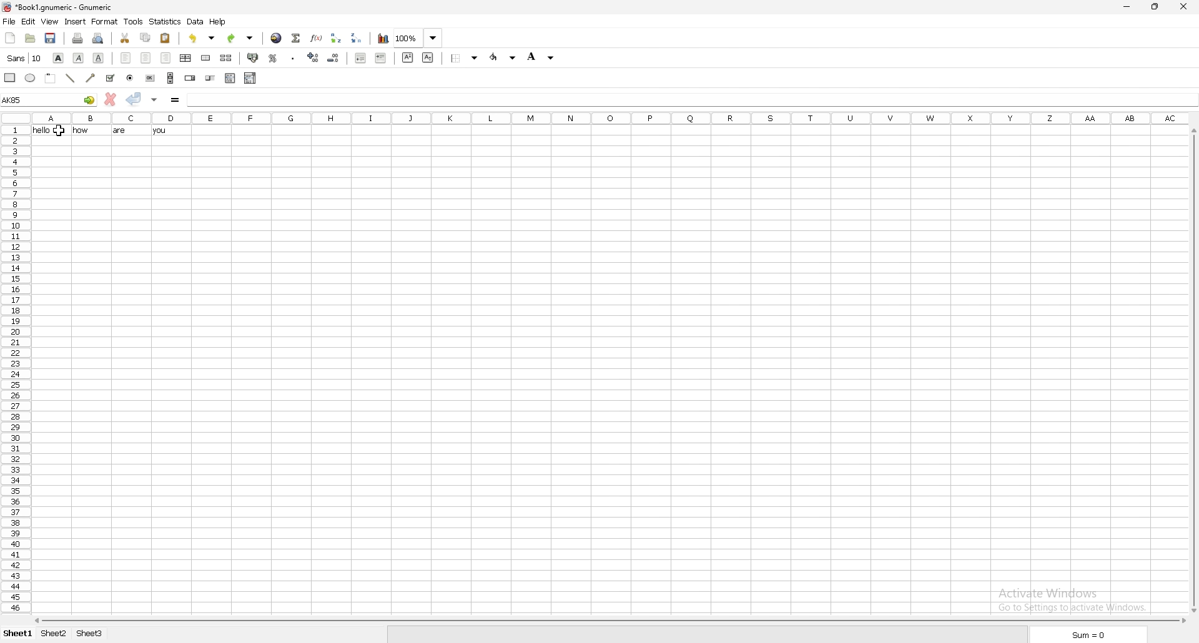  I want to click on rectangle, so click(9, 77).